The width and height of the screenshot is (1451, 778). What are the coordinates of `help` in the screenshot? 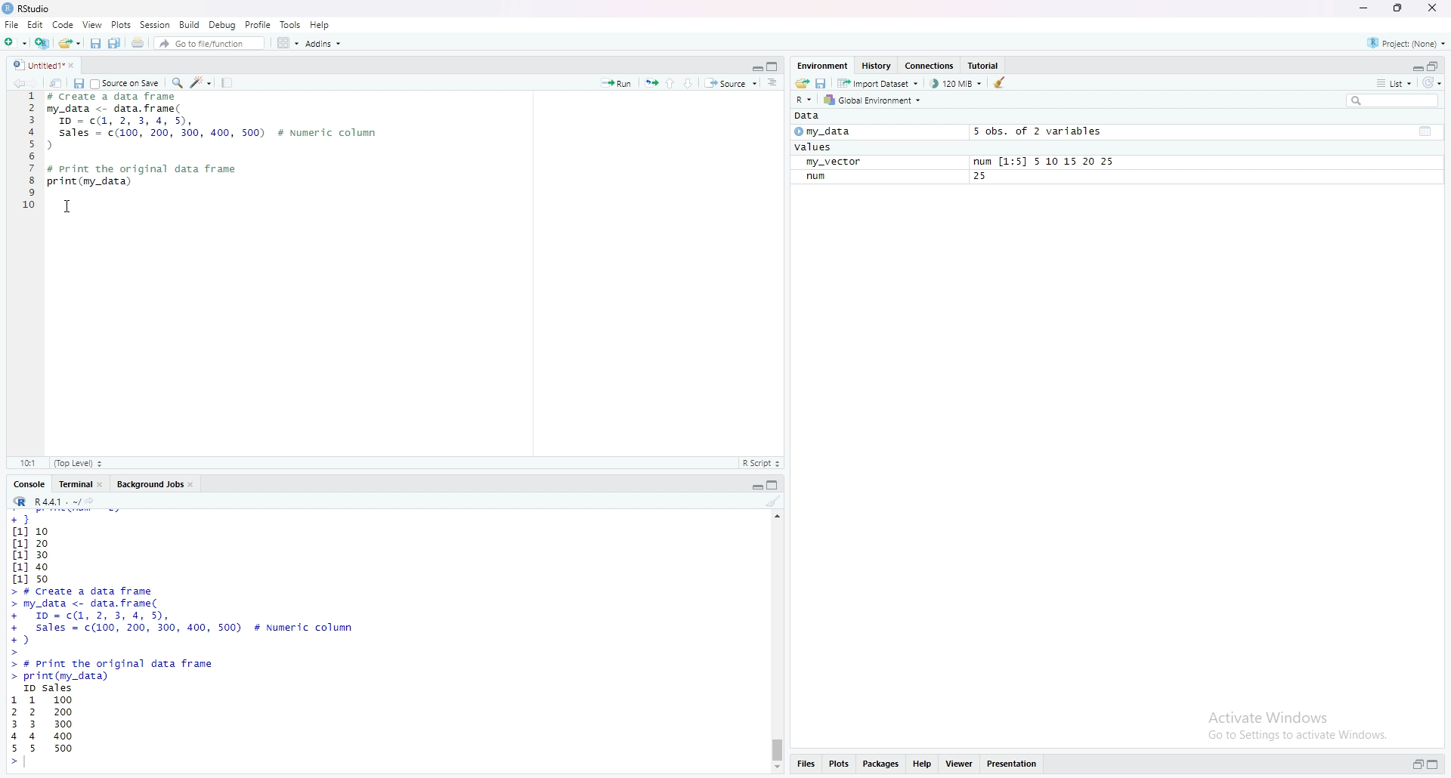 It's located at (923, 767).